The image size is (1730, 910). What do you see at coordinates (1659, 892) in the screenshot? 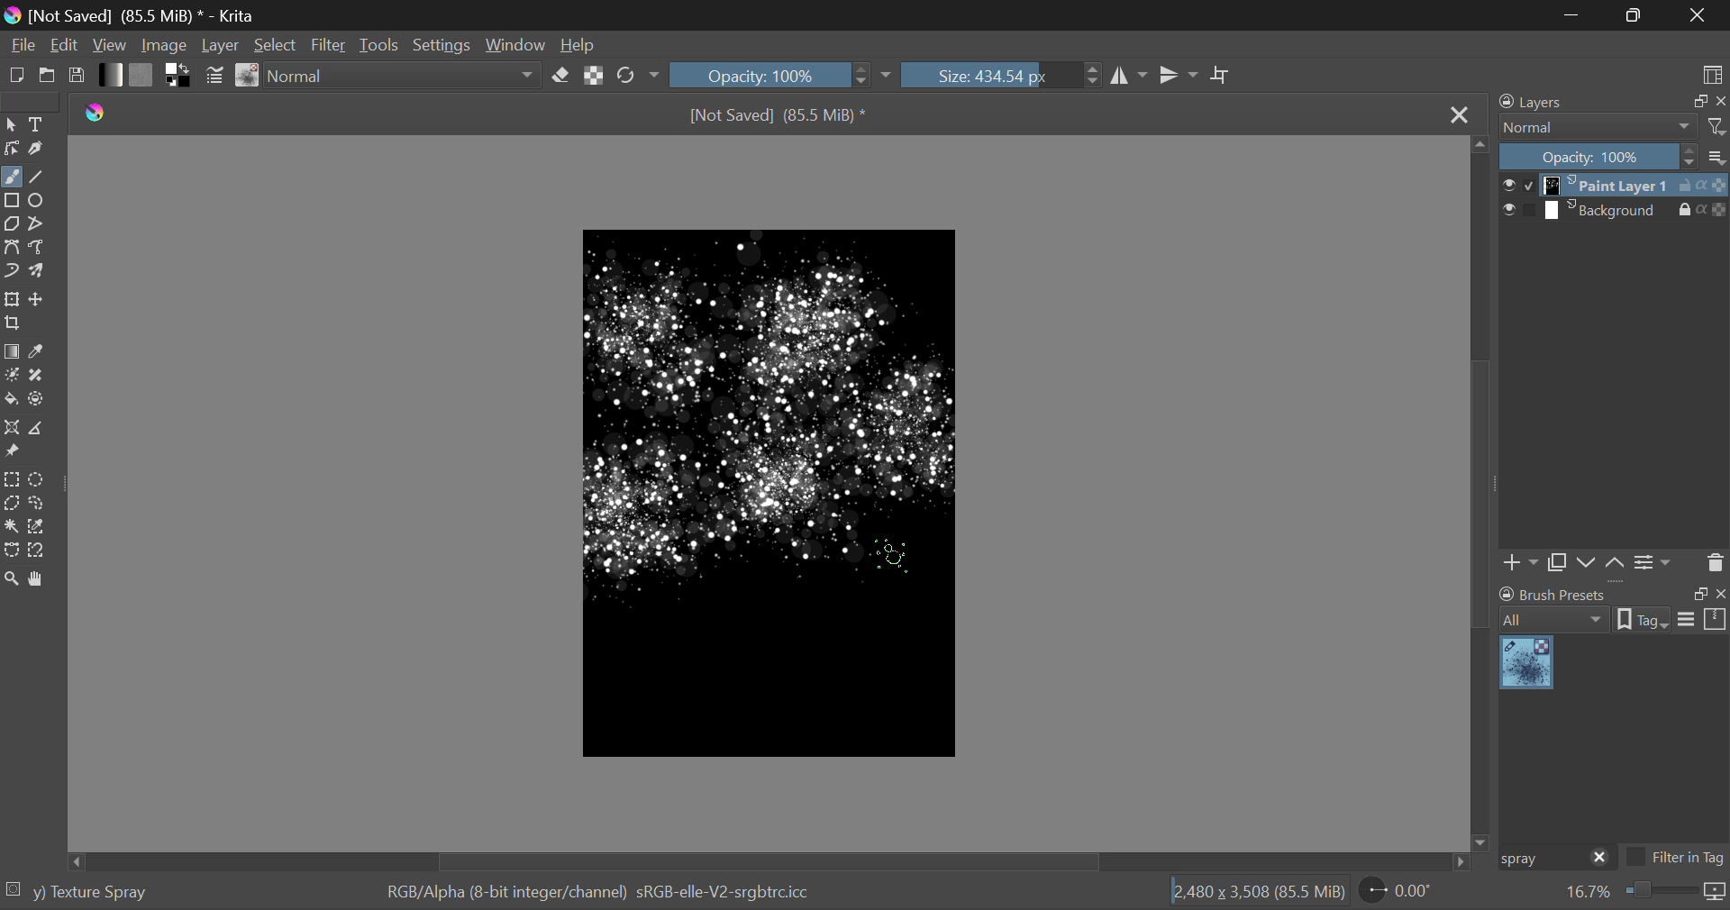
I see `zoom slider` at bounding box center [1659, 892].